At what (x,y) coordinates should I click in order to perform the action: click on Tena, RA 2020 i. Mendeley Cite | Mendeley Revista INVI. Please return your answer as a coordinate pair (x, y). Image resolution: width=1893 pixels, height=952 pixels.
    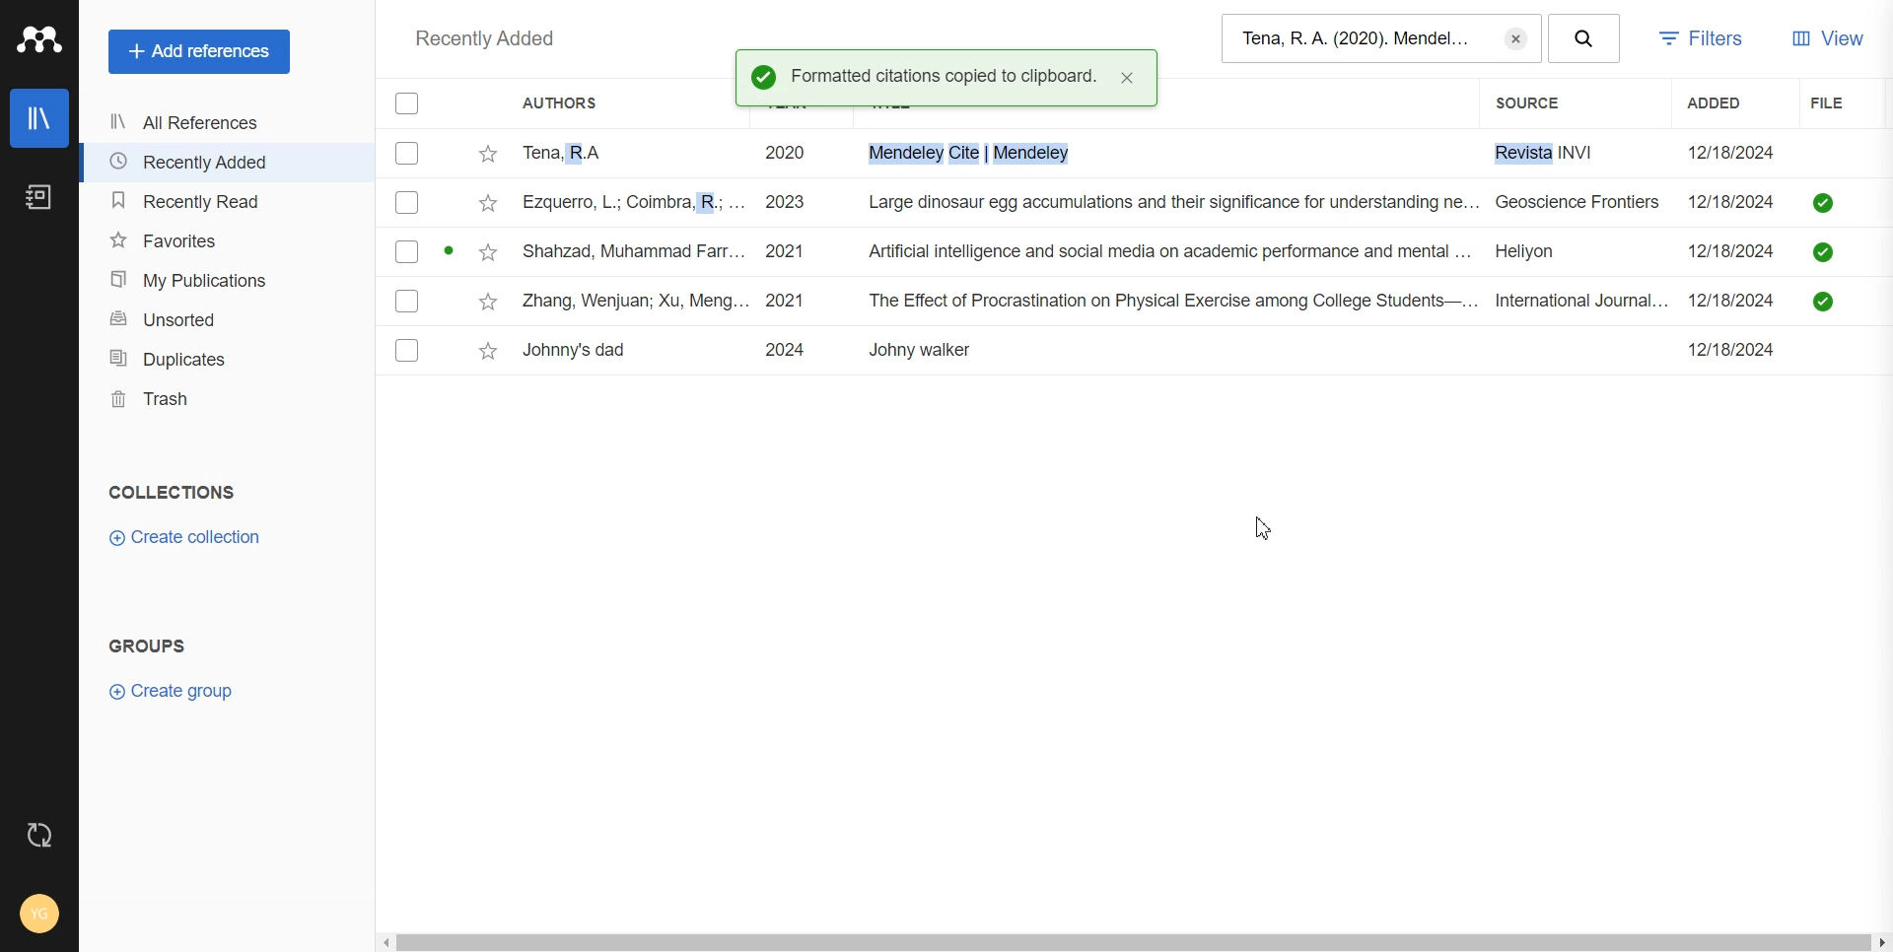
    Looking at the image, I should click on (1083, 157).